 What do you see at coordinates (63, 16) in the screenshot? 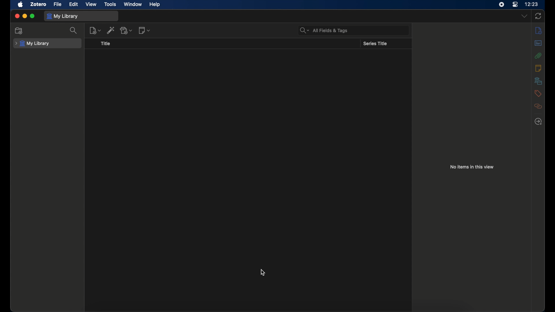
I see `my library` at bounding box center [63, 16].